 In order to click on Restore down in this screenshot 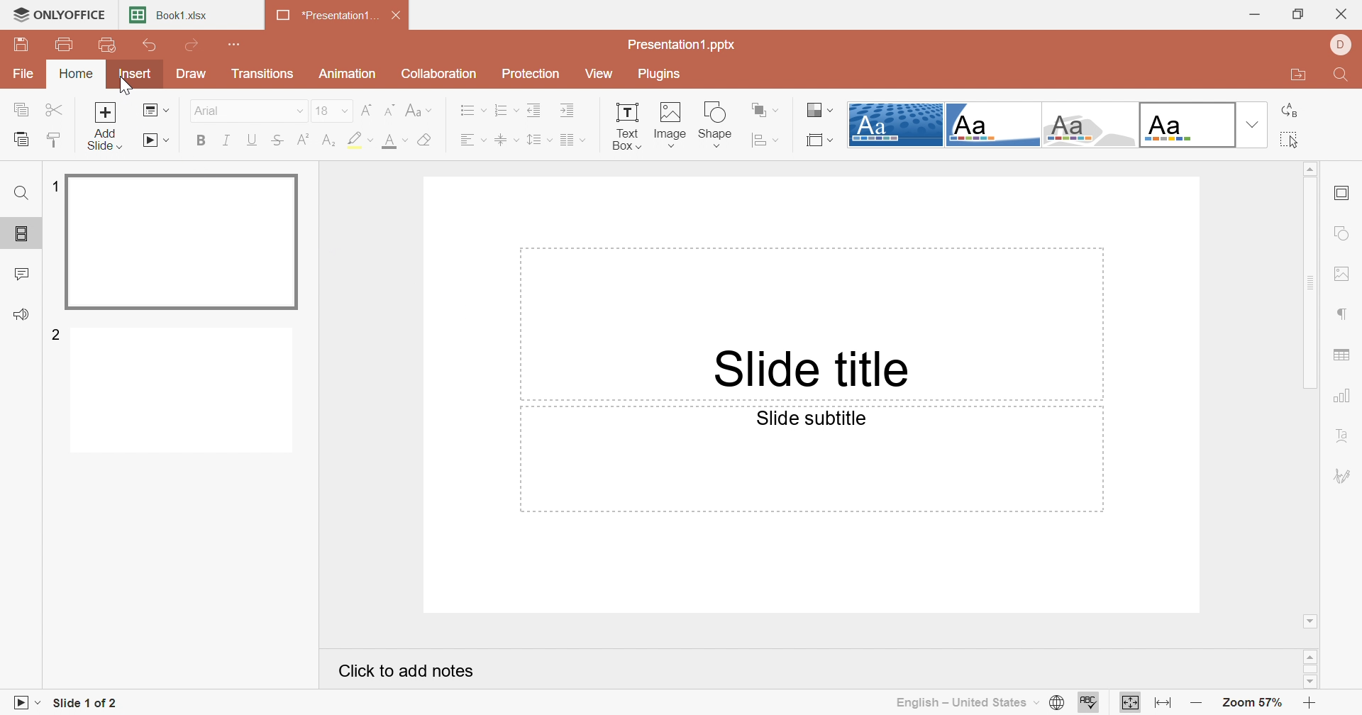, I will do `click(1300, 13)`.